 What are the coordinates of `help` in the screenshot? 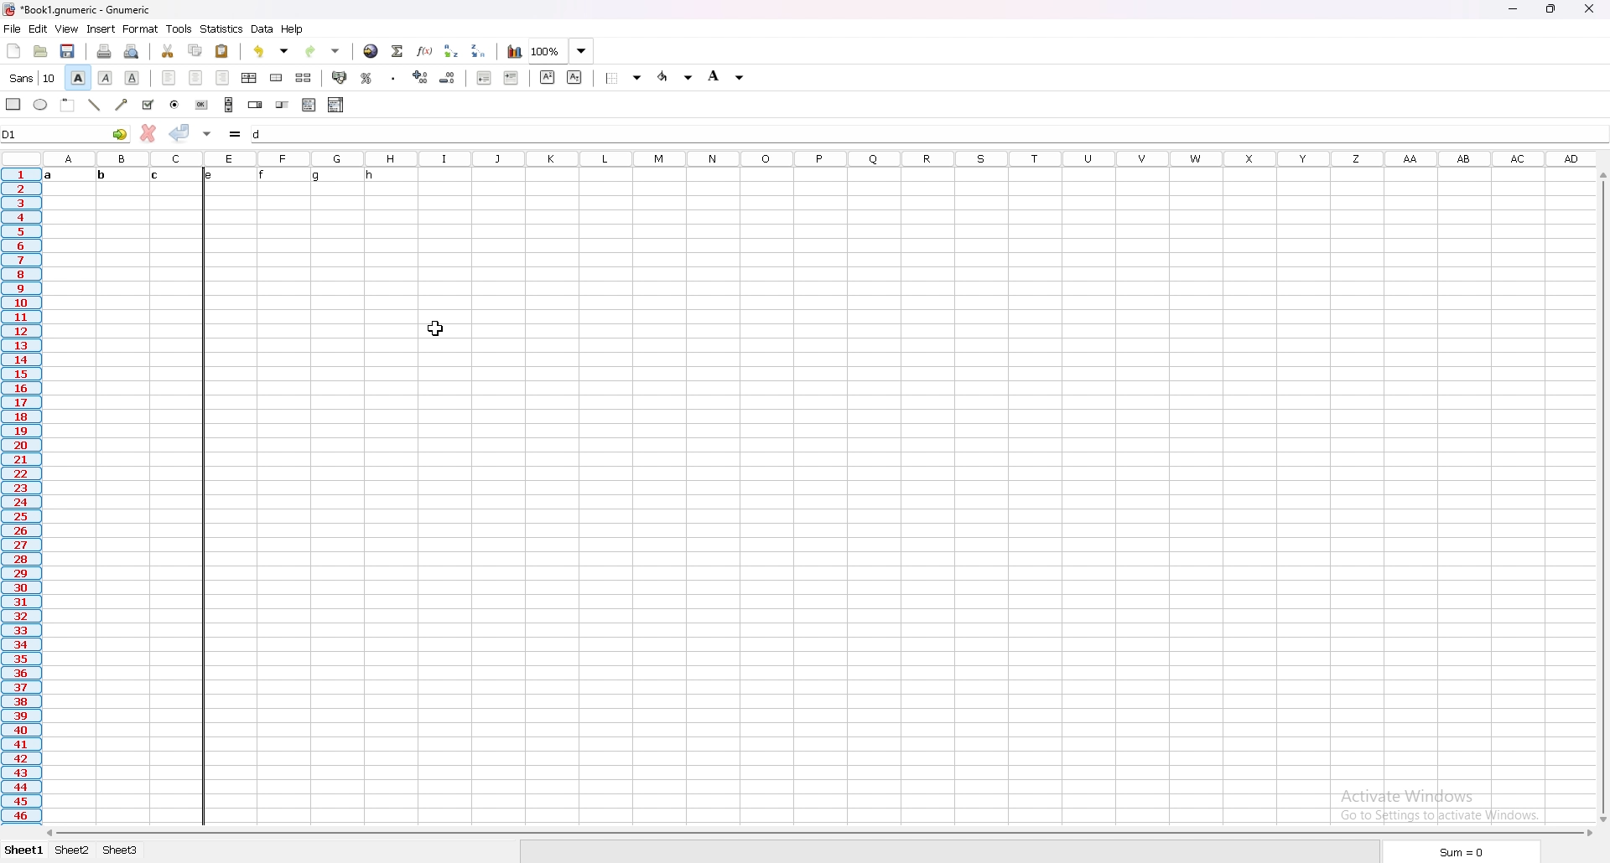 It's located at (292, 28).